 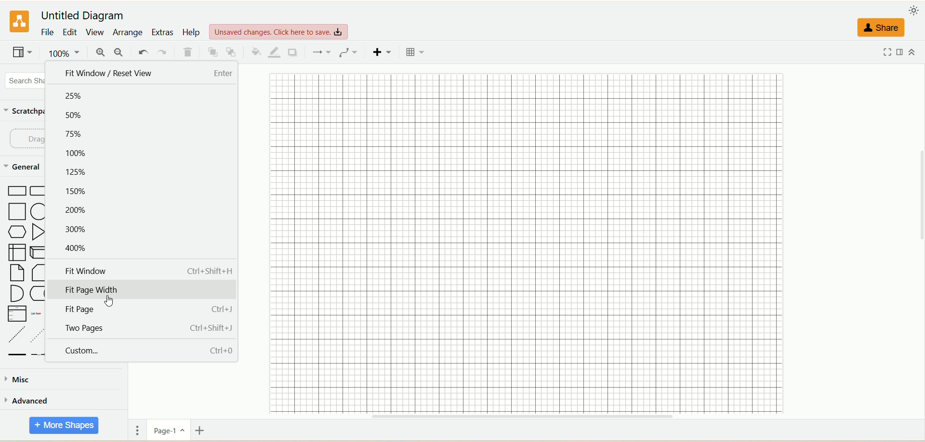 I want to click on custom, so click(x=144, y=351).